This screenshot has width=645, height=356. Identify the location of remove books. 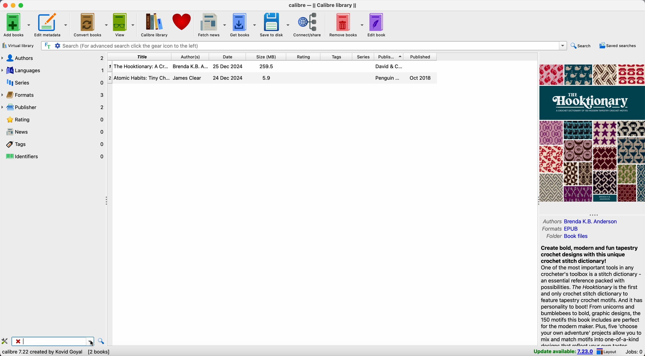
(346, 25).